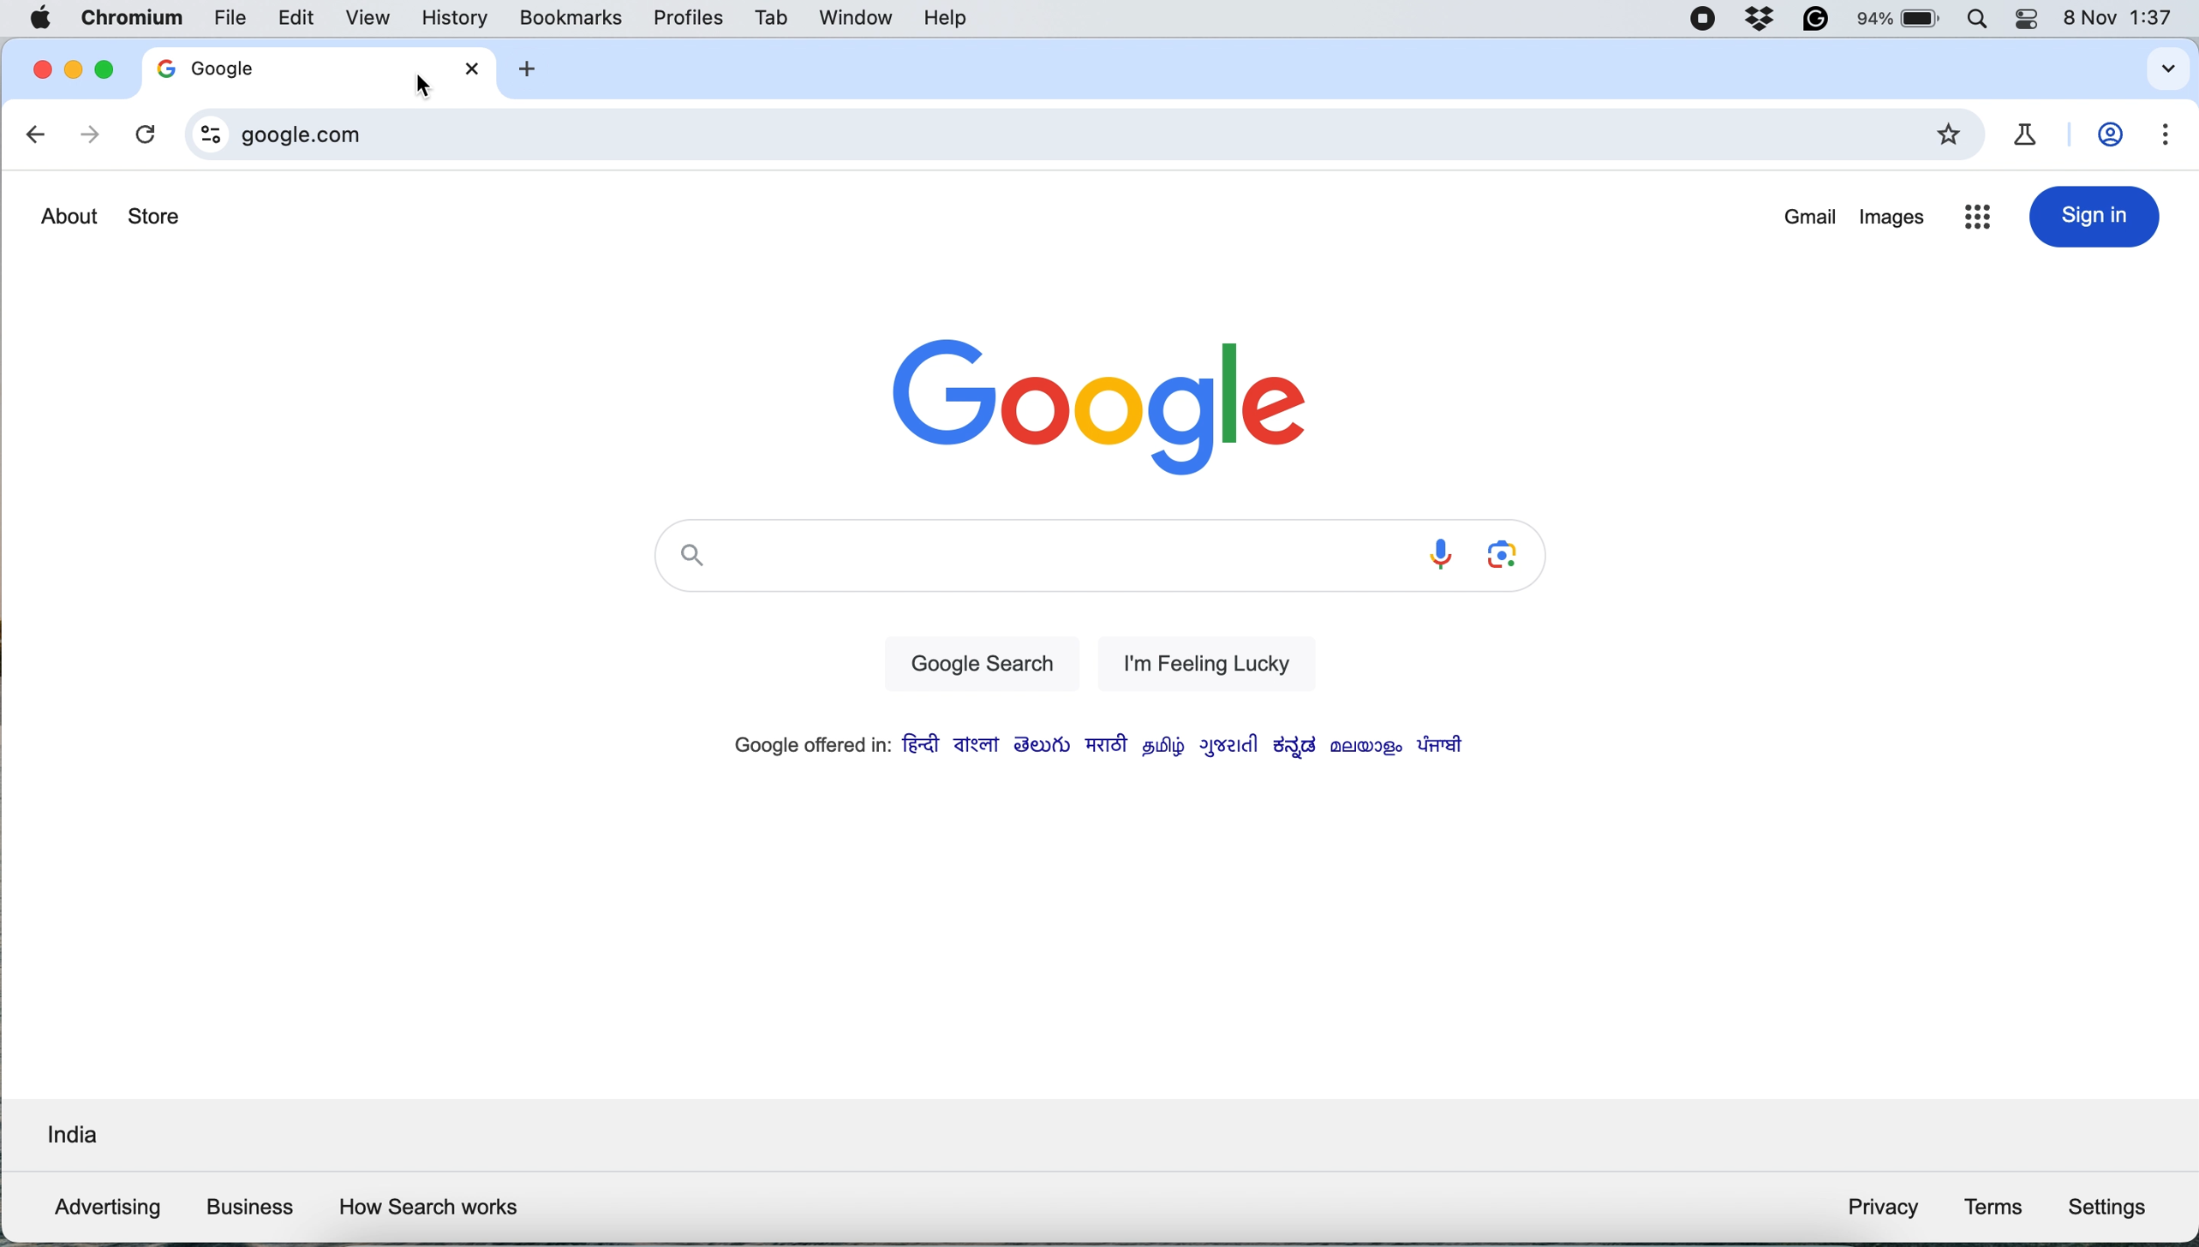  I want to click on google, so click(248, 67).